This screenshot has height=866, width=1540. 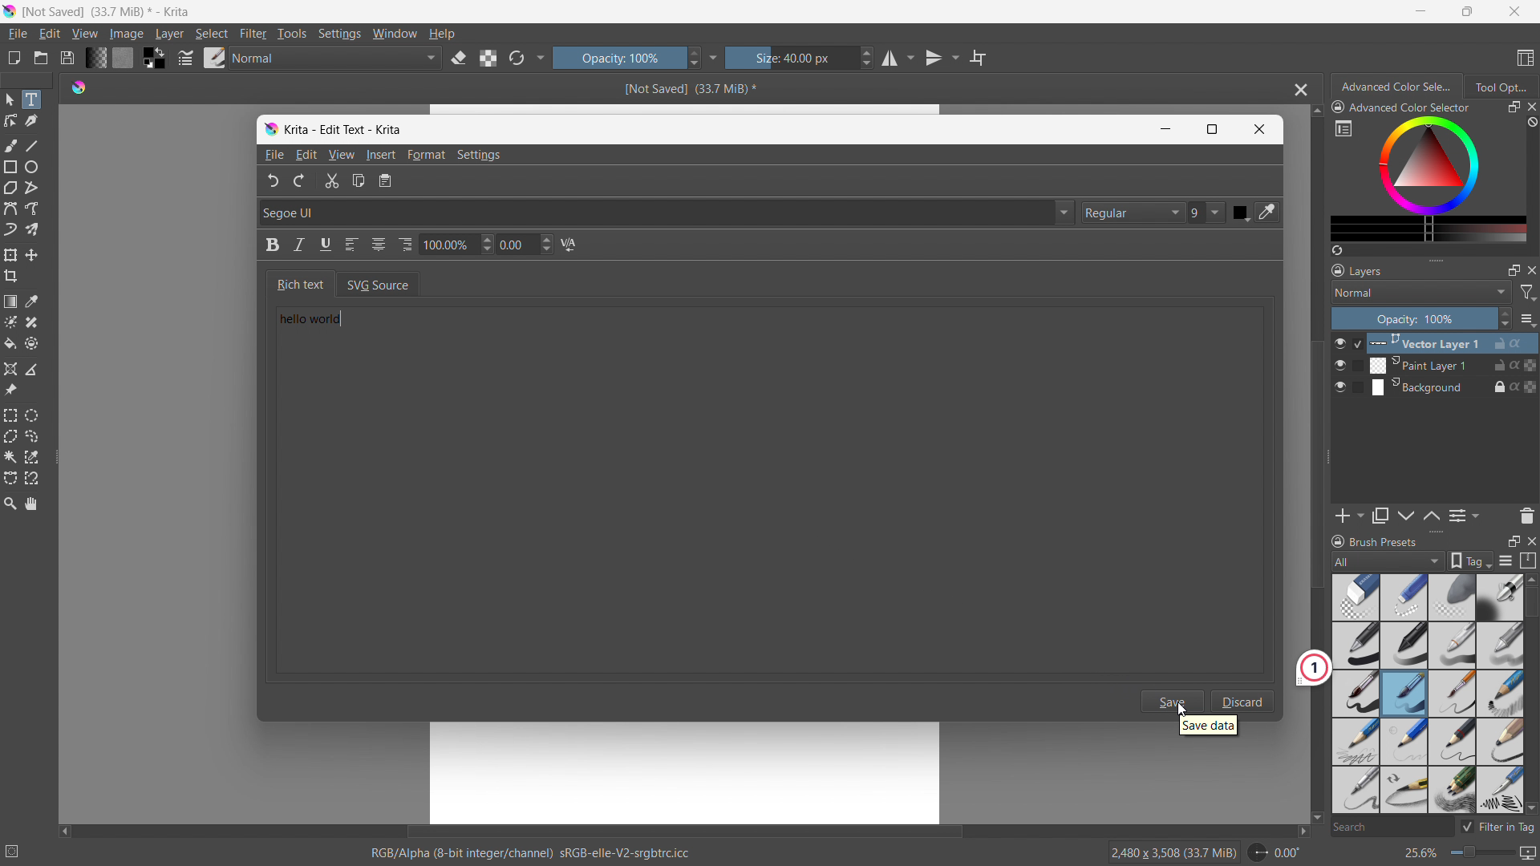 What do you see at coordinates (1421, 292) in the screenshot?
I see `blending mode` at bounding box center [1421, 292].